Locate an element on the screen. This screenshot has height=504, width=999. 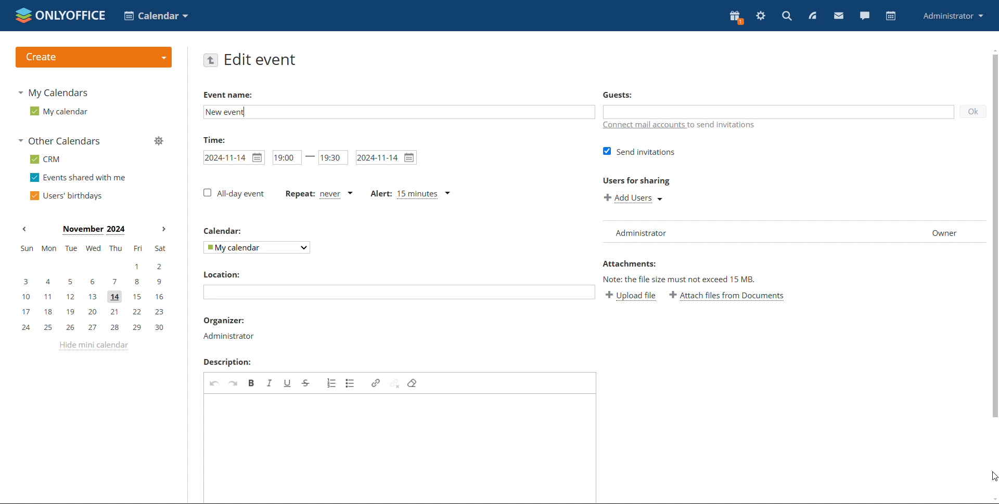
upload file is located at coordinates (632, 297).